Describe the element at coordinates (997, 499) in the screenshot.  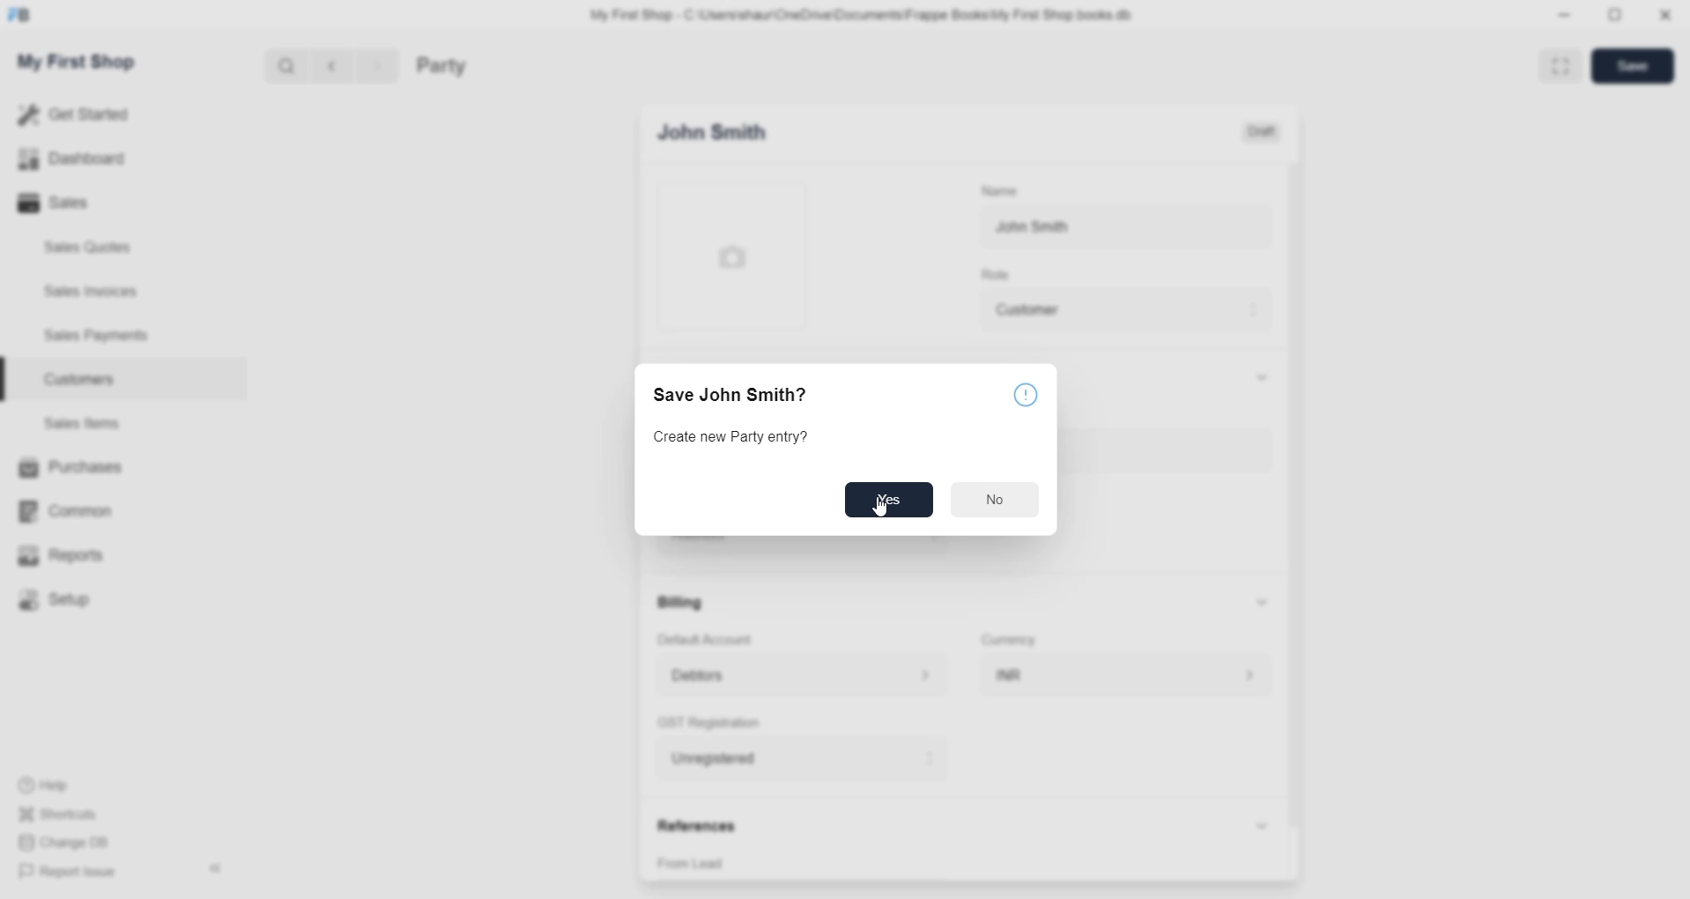
I see `No` at that location.